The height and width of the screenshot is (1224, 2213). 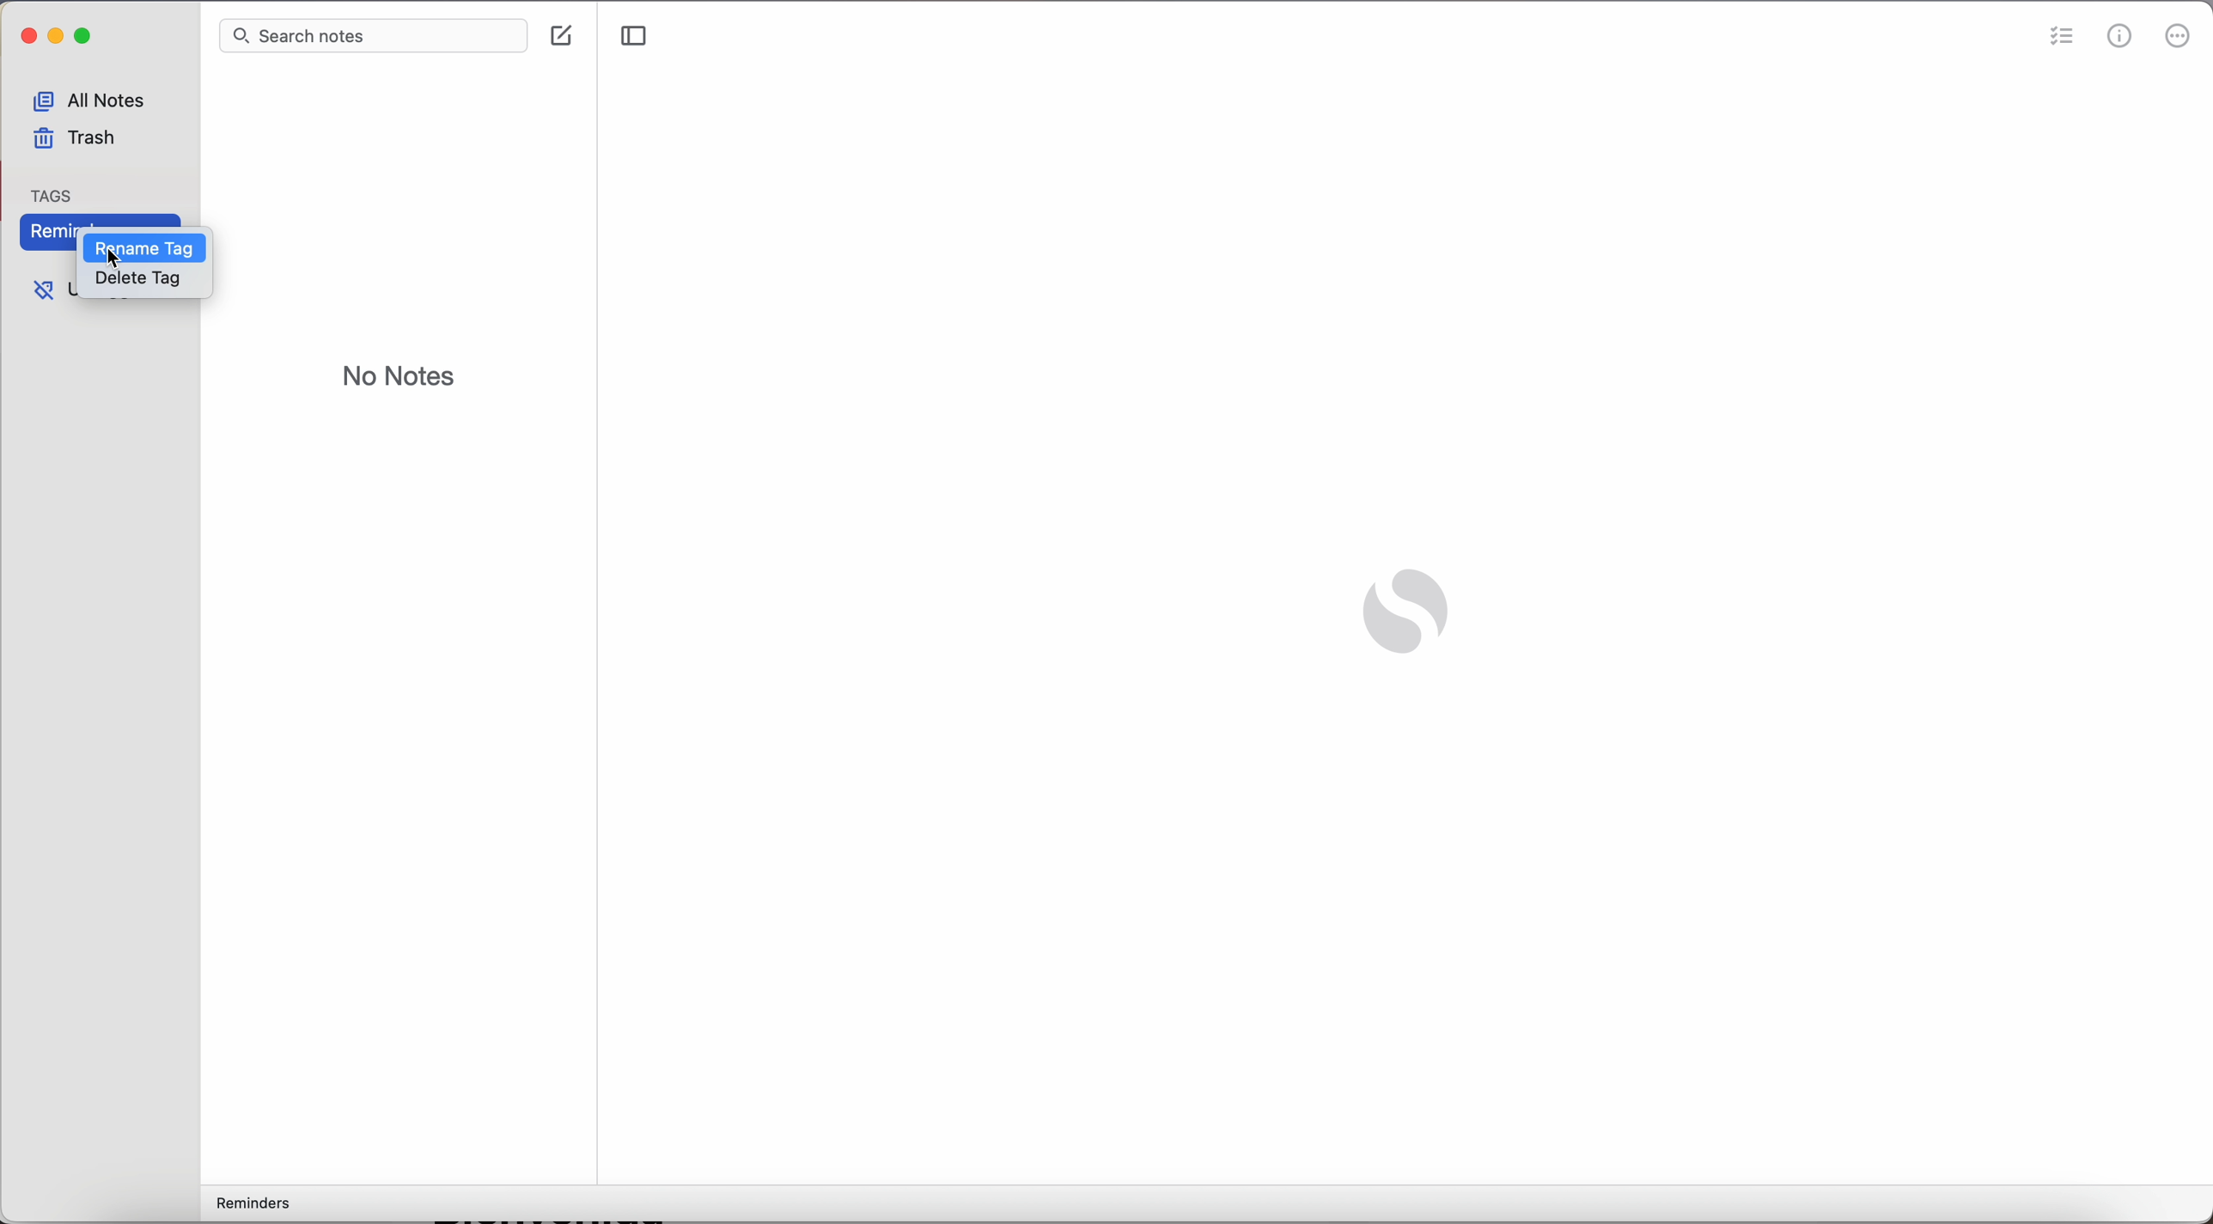 I want to click on close simplenote, so click(x=26, y=39).